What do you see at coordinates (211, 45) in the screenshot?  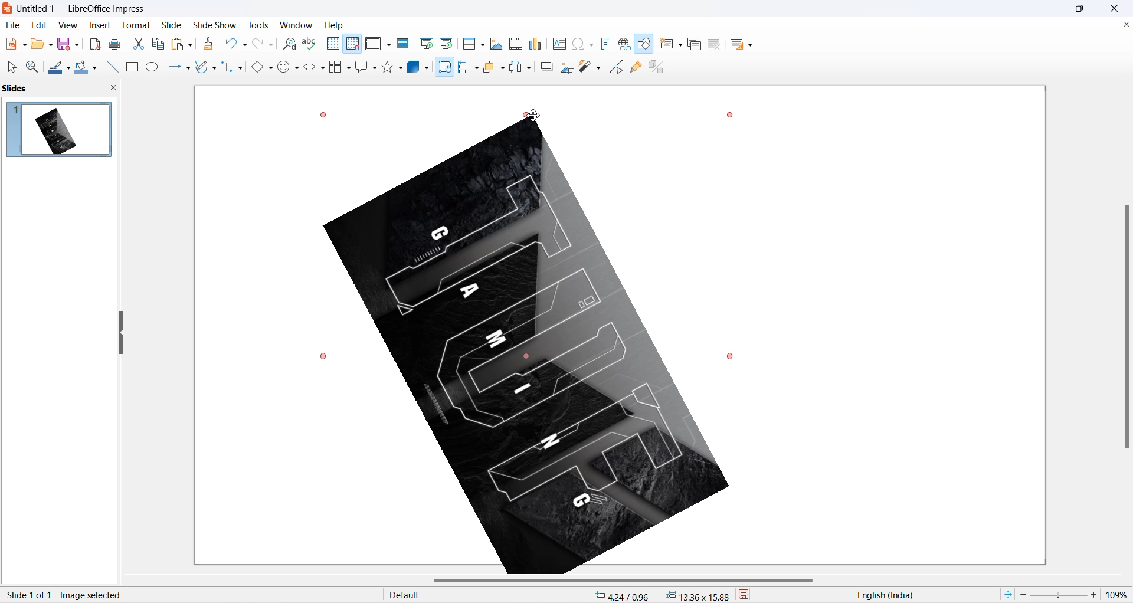 I see `clone formatting` at bounding box center [211, 45].